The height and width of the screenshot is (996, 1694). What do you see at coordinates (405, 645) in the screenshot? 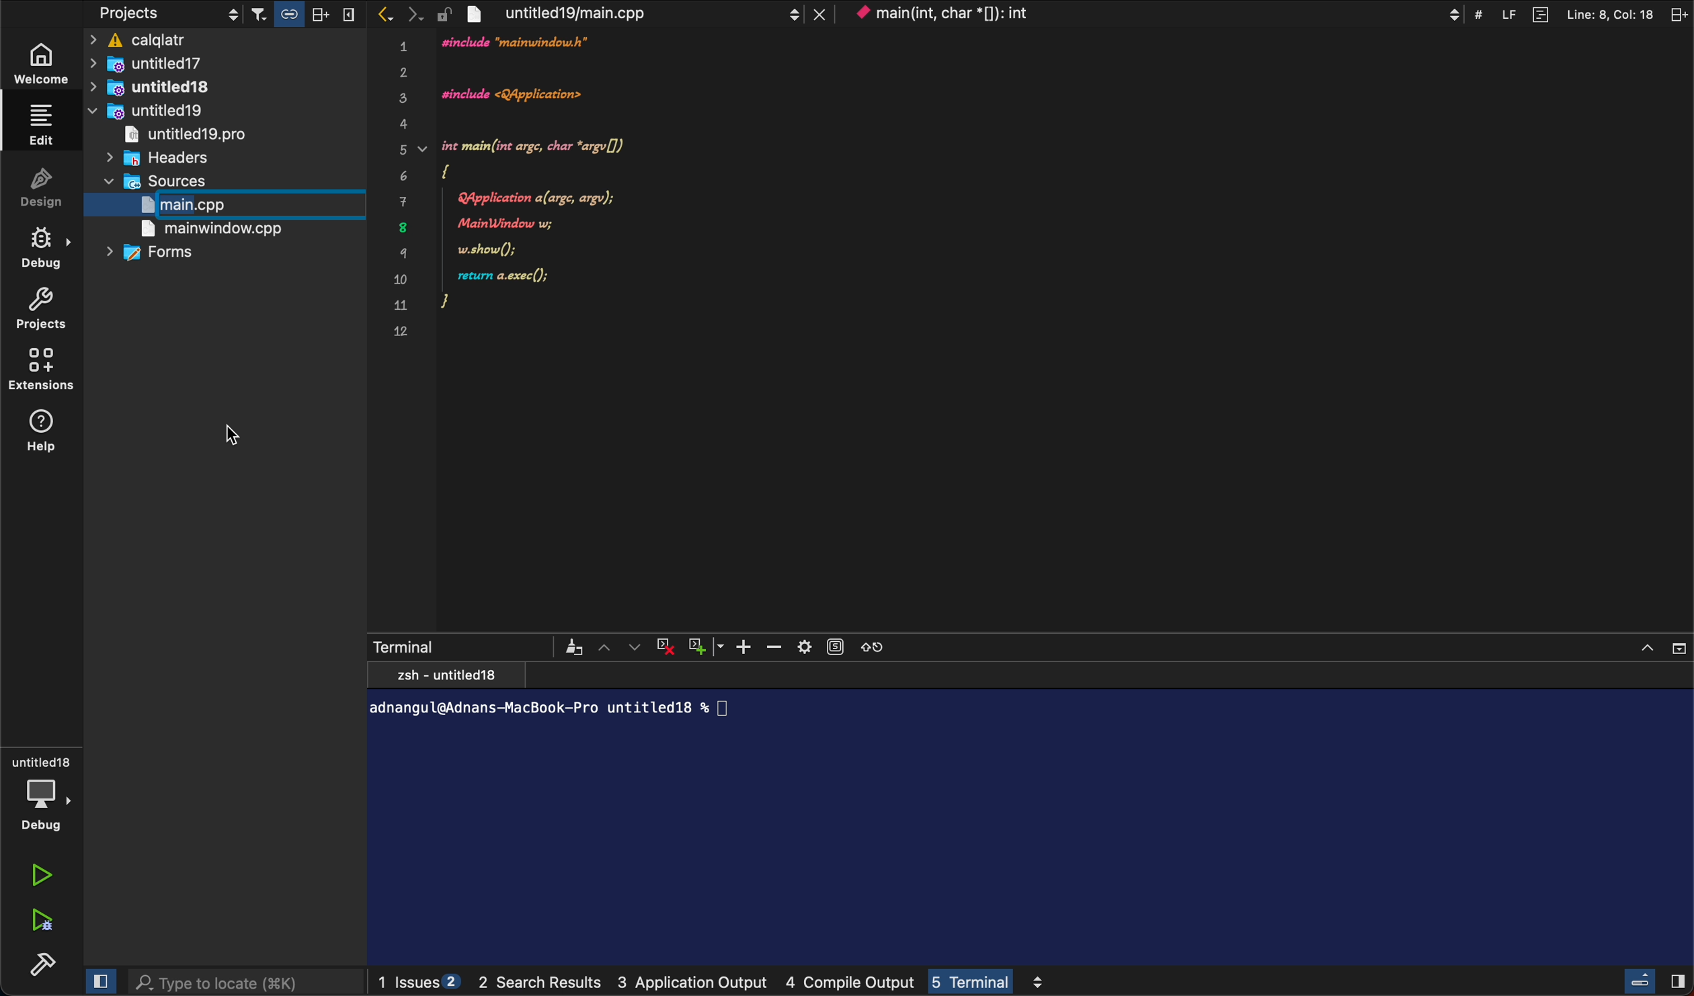
I see `Terminal ` at bounding box center [405, 645].